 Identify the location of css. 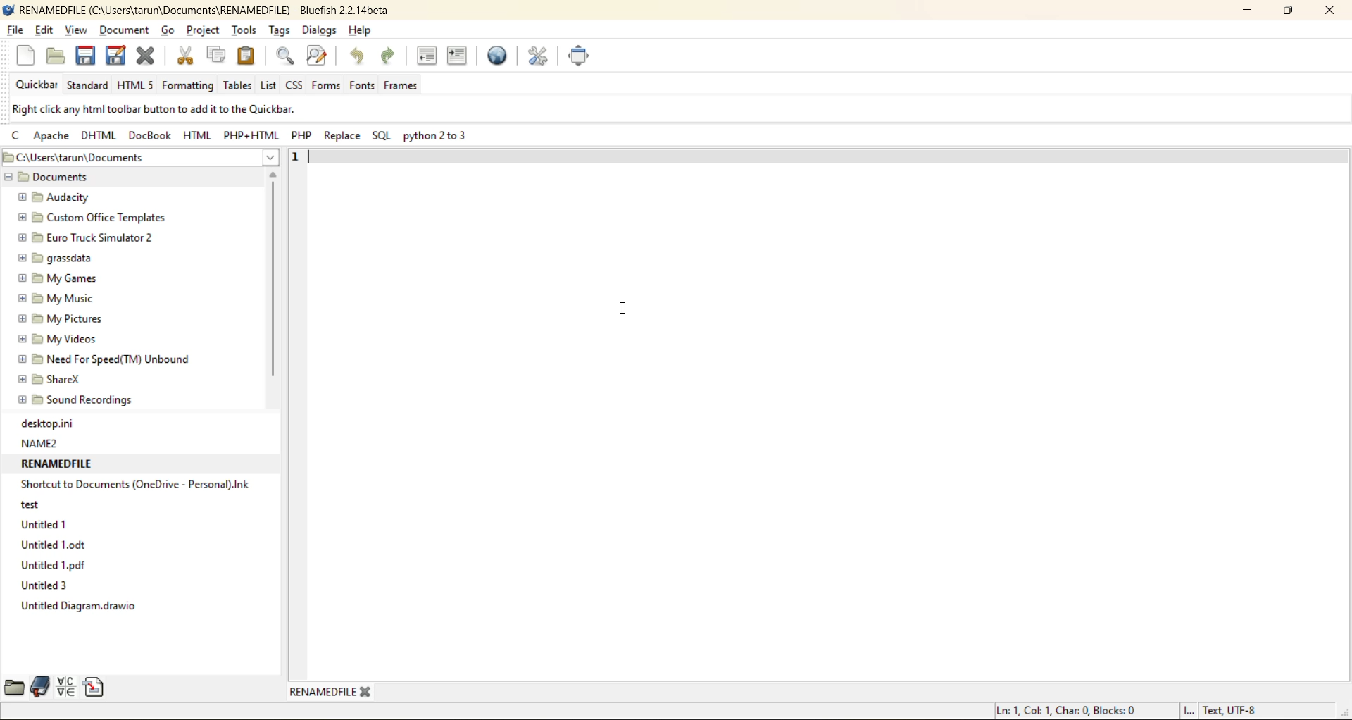
(295, 85).